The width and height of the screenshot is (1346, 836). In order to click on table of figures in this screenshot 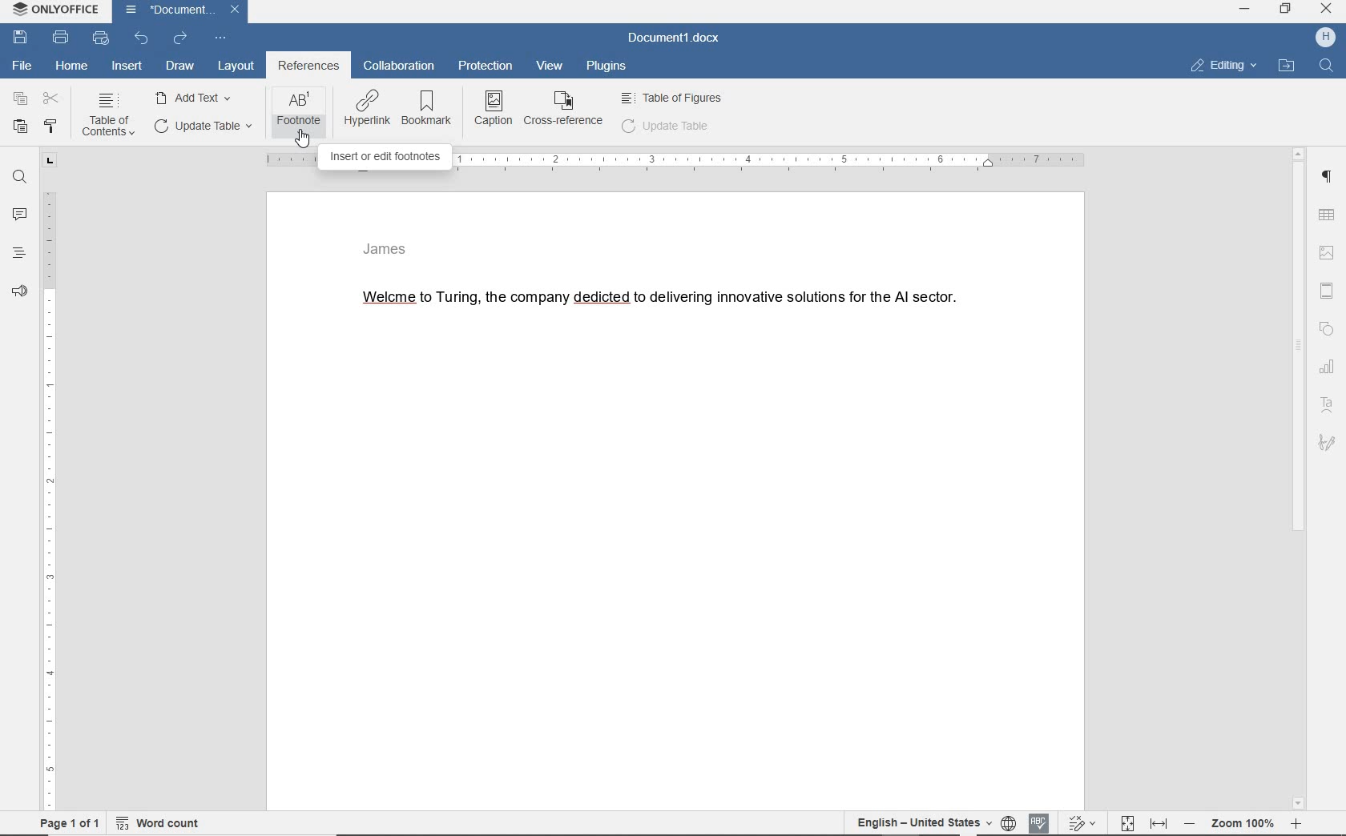, I will do `click(674, 98)`.